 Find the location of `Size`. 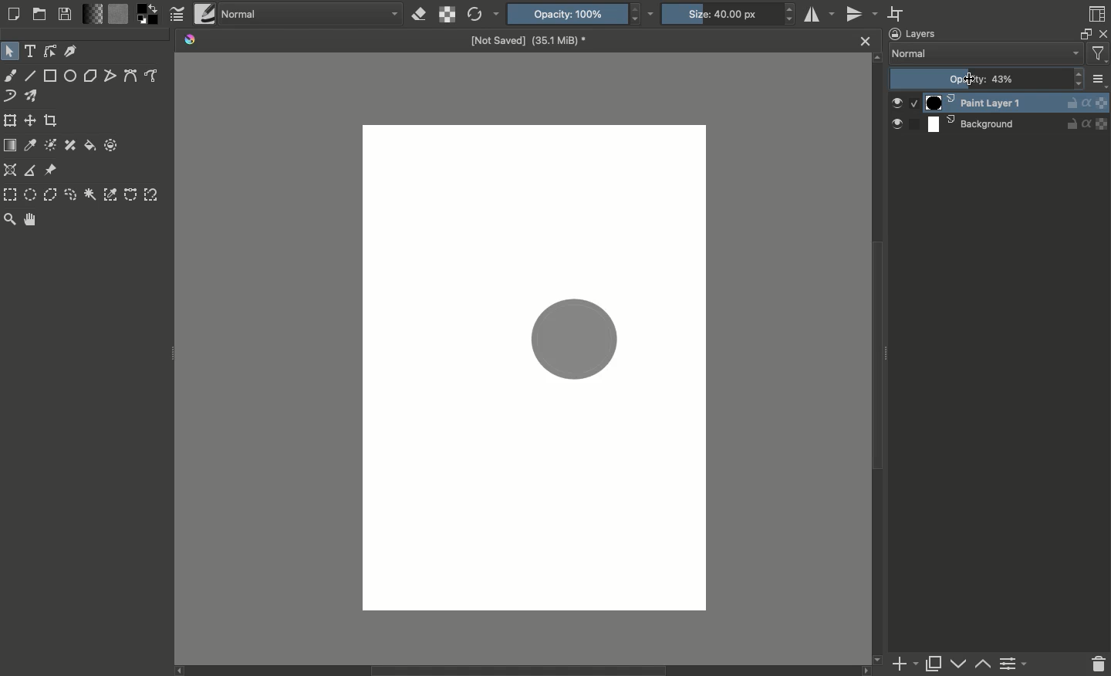

Size is located at coordinates (731, 15).